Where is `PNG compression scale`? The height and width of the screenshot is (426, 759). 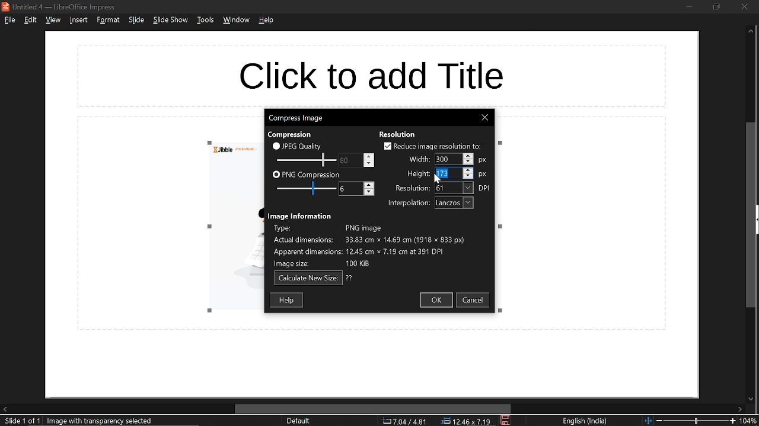
PNG compression scale is located at coordinates (304, 188).